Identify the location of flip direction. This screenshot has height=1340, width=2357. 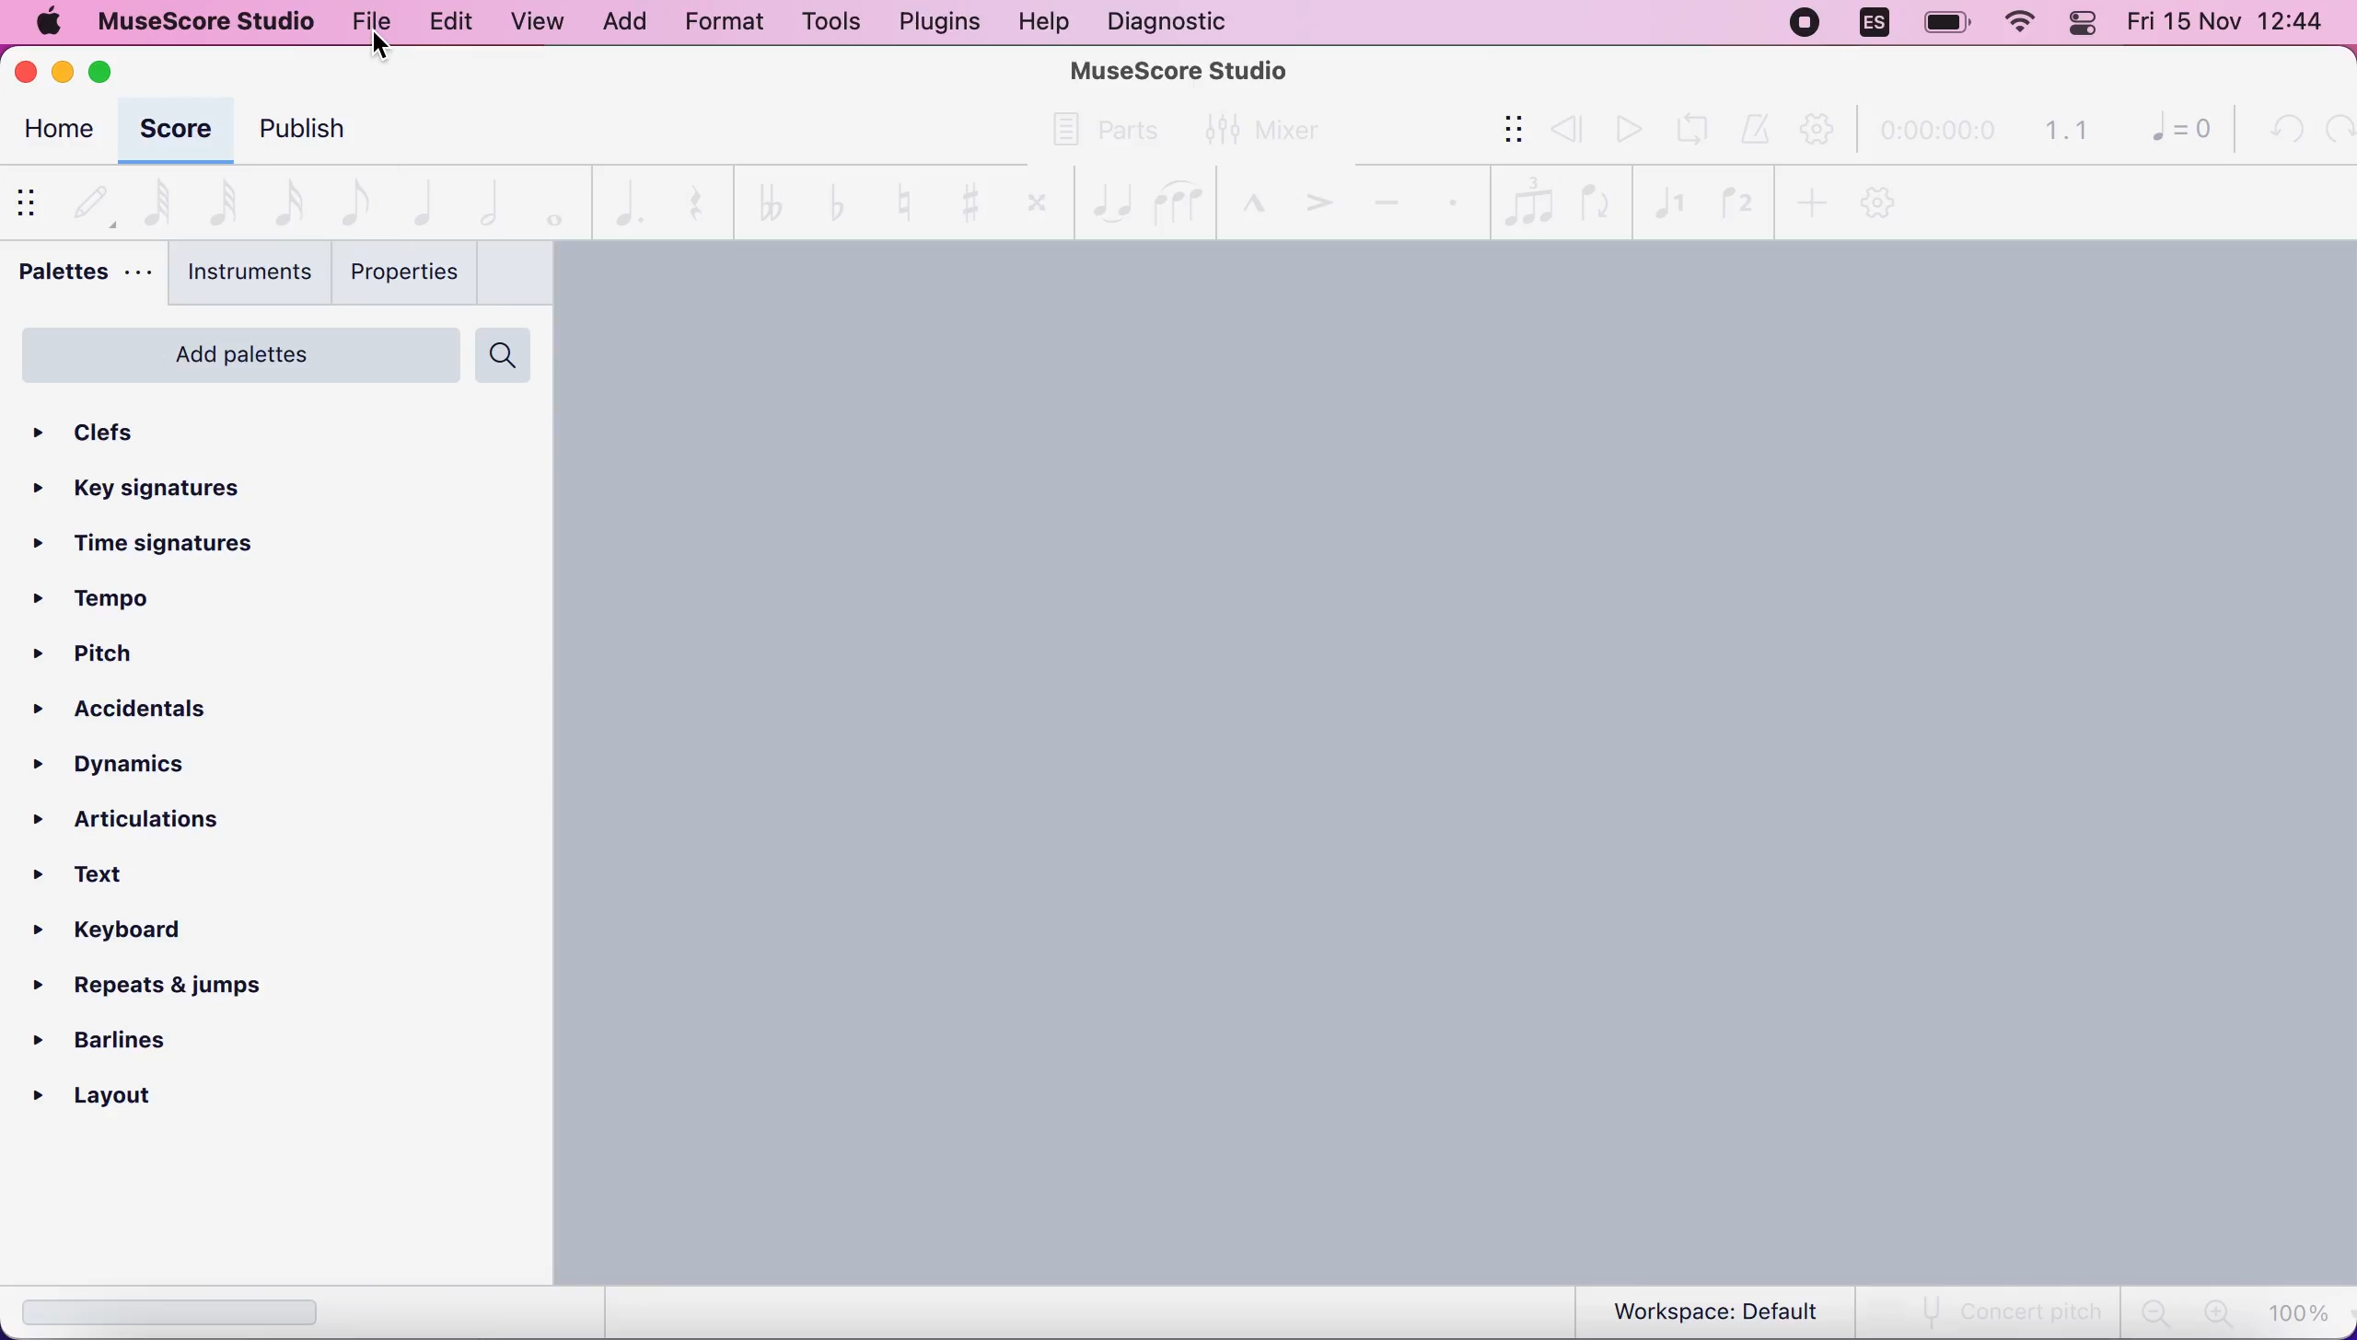
(1596, 200).